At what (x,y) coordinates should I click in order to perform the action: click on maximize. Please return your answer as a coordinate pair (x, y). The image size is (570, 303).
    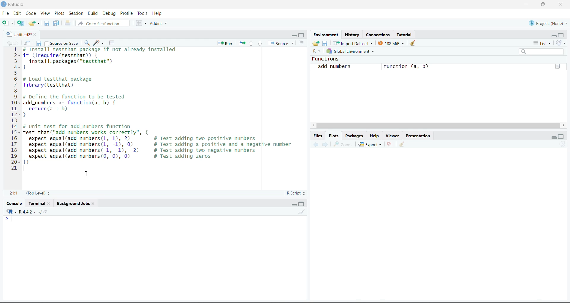
    Looking at the image, I should click on (303, 35).